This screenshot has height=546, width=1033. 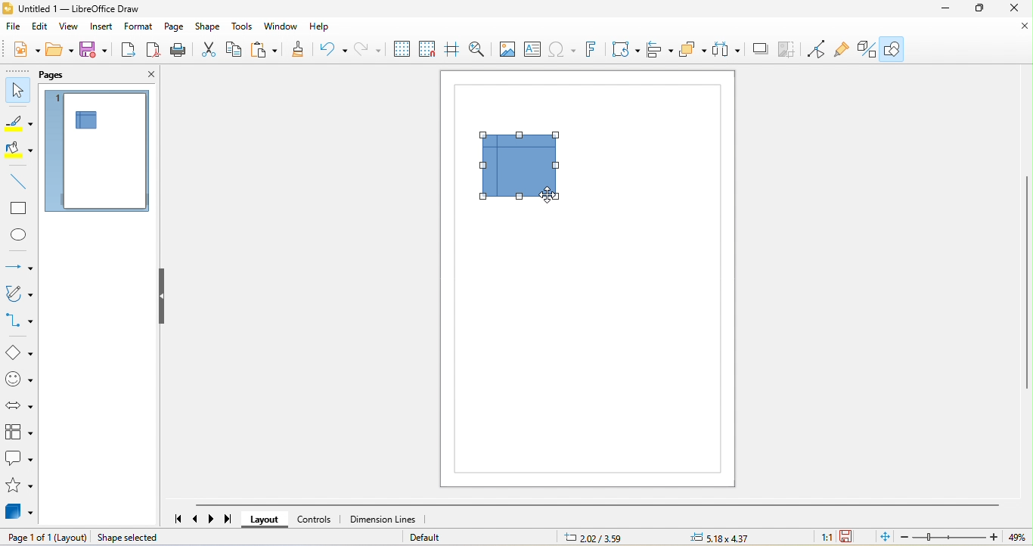 What do you see at coordinates (521, 170) in the screenshot?
I see `flowchart appeared` at bounding box center [521, 170].